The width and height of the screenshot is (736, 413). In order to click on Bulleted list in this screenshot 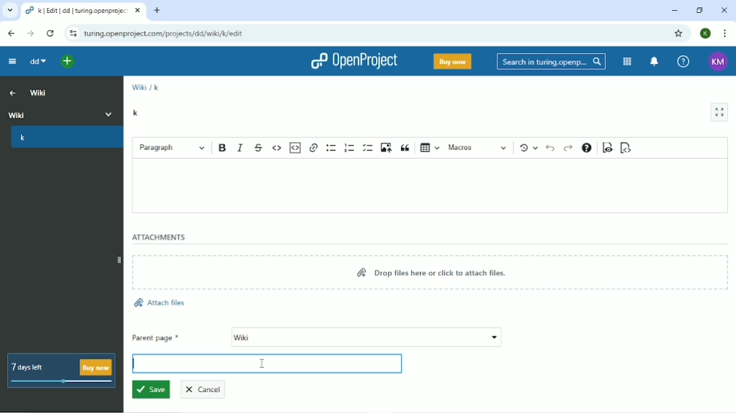, I will do `click(332, 147)`.